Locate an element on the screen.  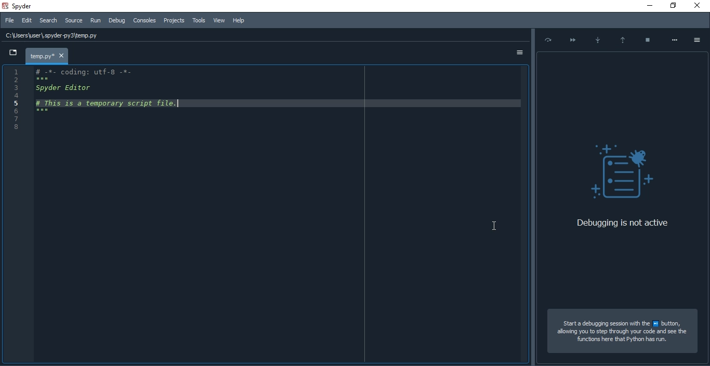
Source is located at coordinates (74, 21).